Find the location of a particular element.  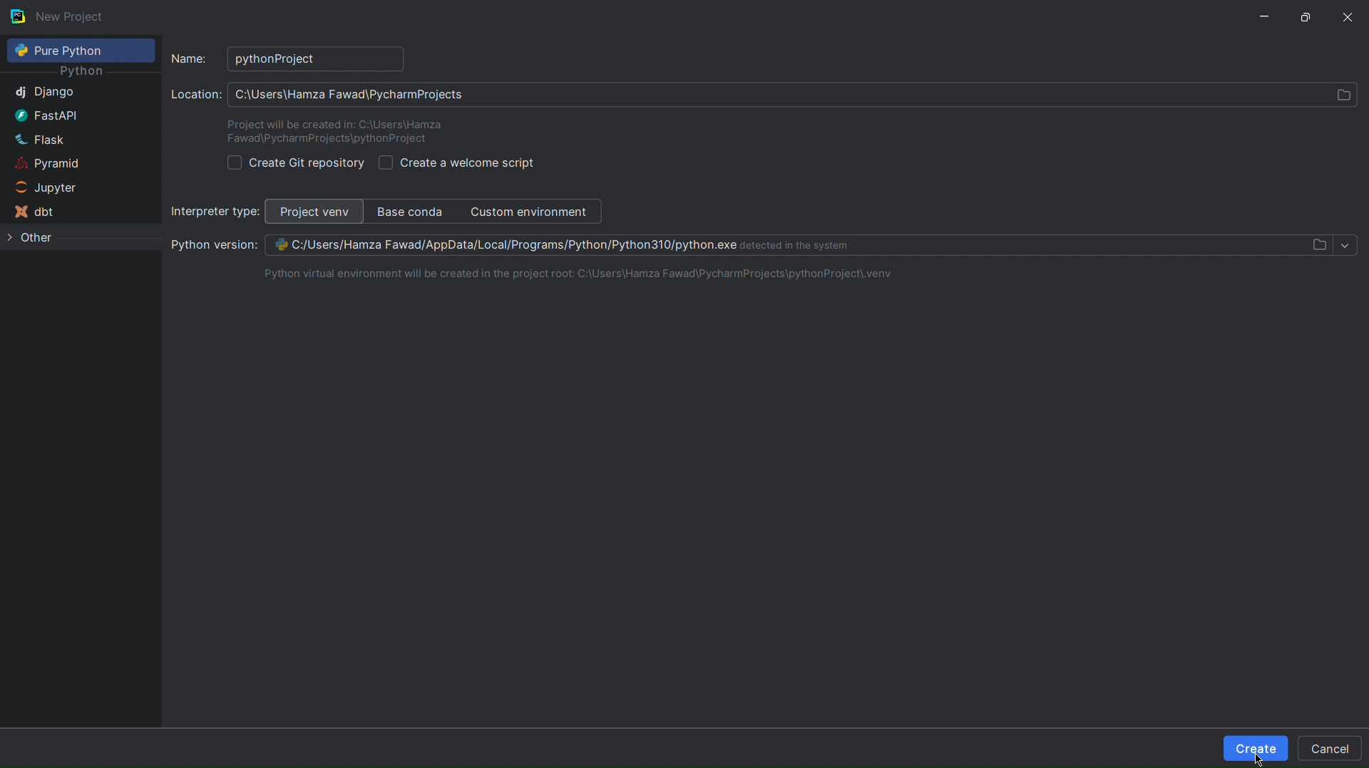

Cancel is located at coordinates (1332, 748).